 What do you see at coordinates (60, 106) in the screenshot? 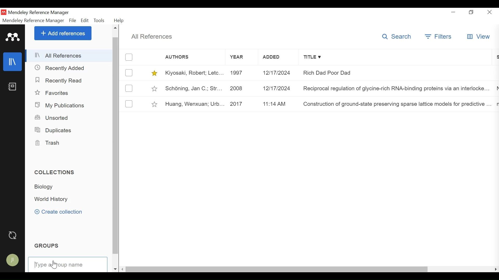
I see `My Publications` at bounding box center [60, 106].